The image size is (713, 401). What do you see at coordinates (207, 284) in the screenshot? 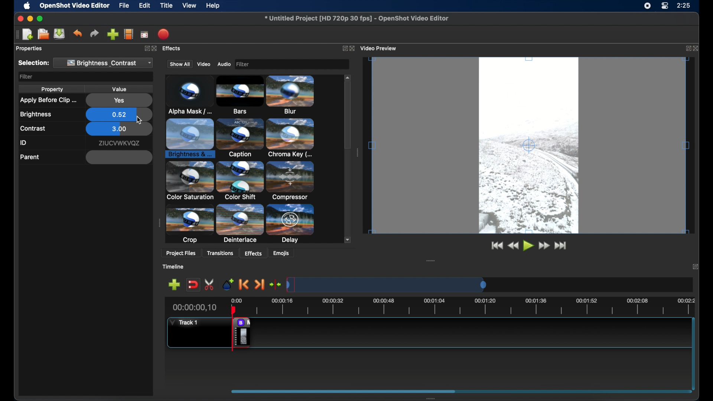
I see `enable razor` at bounding box center [207, 284].